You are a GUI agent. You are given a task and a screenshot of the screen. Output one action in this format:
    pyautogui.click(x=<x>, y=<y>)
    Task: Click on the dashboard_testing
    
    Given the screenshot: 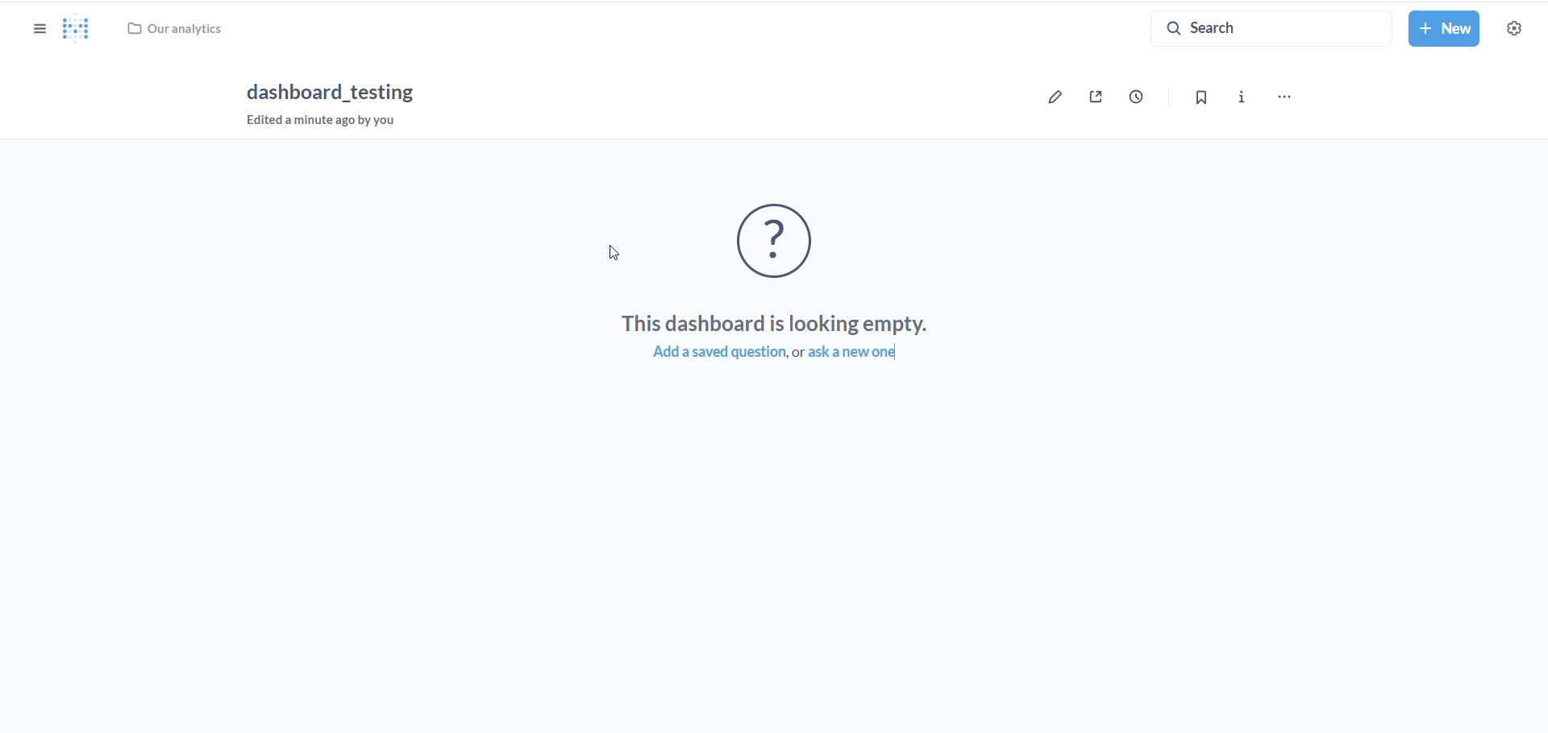 What is the action you would take?
    pyautogui.click(x=338, y=91)
    